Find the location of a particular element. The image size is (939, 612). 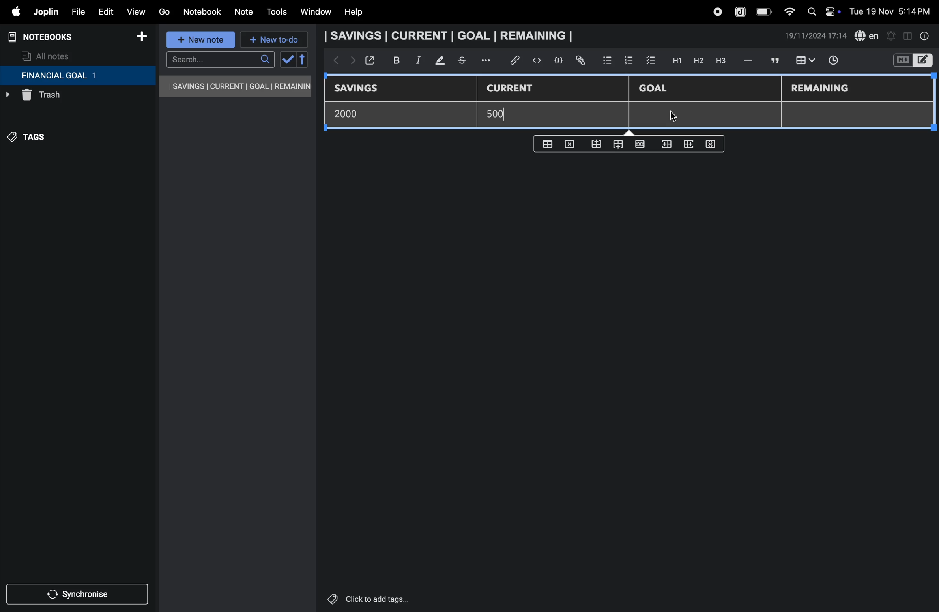

view is located at coordinates (135, 10).